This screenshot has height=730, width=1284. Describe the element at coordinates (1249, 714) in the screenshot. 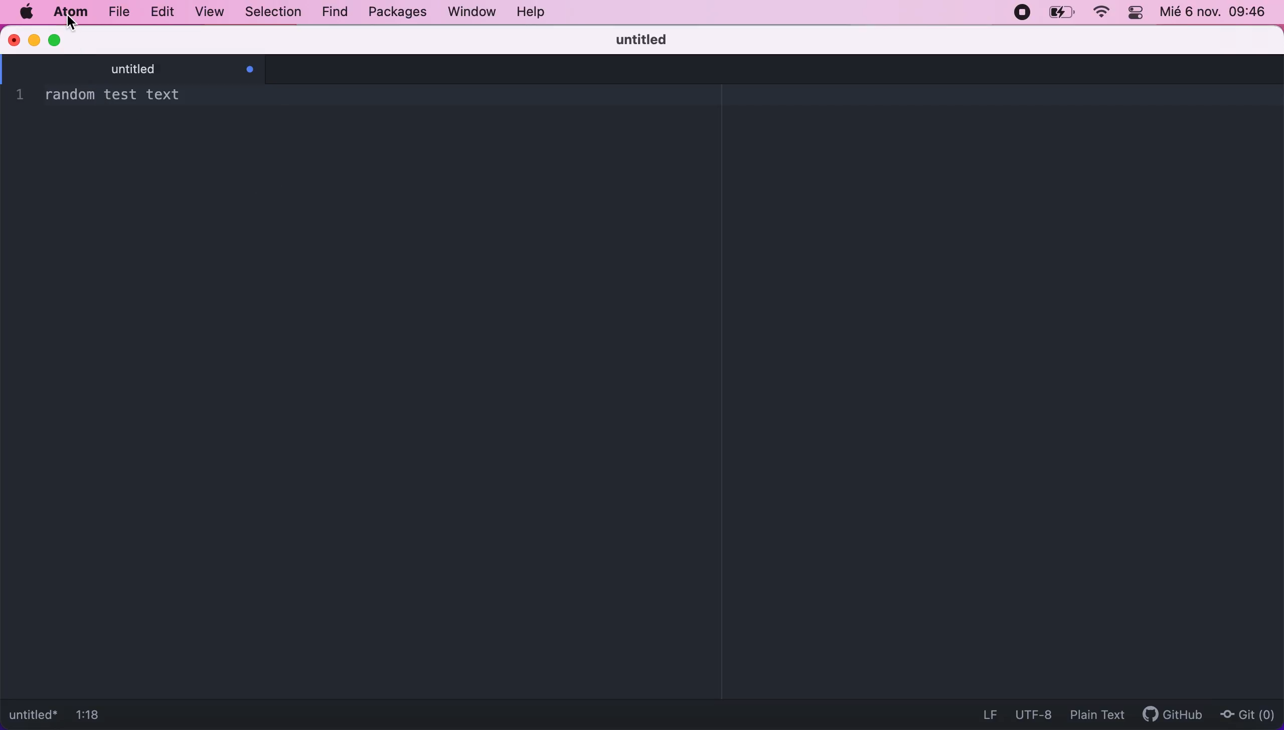

I see `Git(0)` at that location.